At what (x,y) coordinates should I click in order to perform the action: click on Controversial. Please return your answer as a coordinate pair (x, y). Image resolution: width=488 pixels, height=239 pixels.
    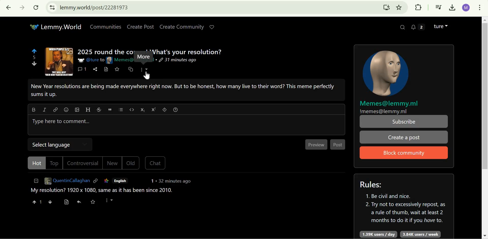
    Looking at the image, I should click on (85, 163).